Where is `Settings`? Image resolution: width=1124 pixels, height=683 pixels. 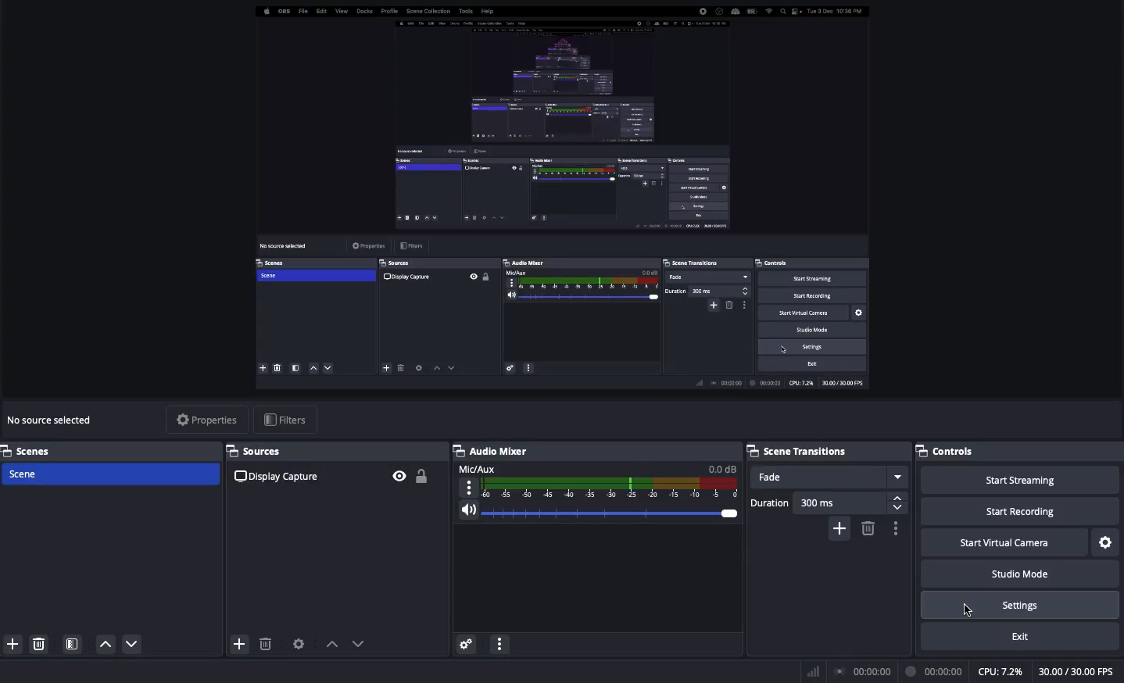
Settings is located at coordinates (1024, 605).